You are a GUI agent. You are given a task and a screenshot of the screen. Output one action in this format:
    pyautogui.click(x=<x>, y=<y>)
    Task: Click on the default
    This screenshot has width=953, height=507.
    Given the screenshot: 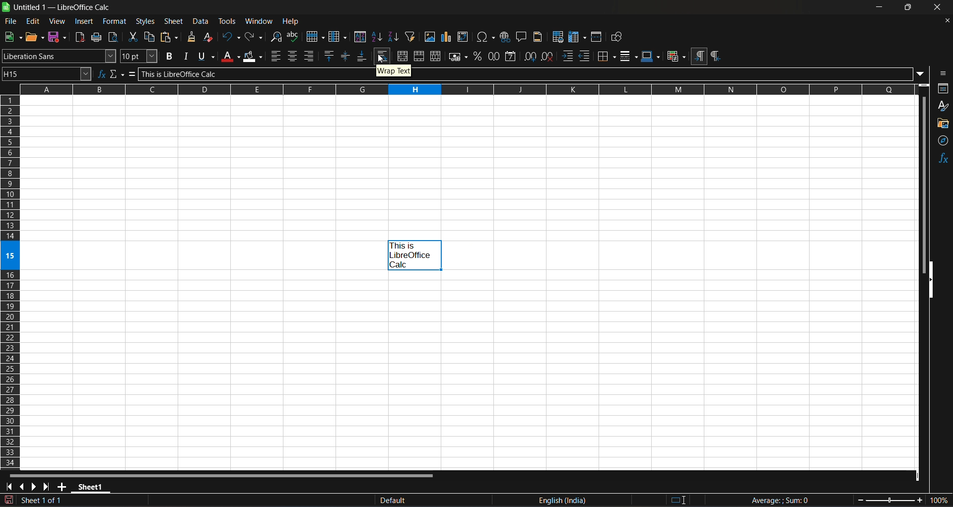 What is the action you would take?
    pyautogui.click(x=417, y=501)
    